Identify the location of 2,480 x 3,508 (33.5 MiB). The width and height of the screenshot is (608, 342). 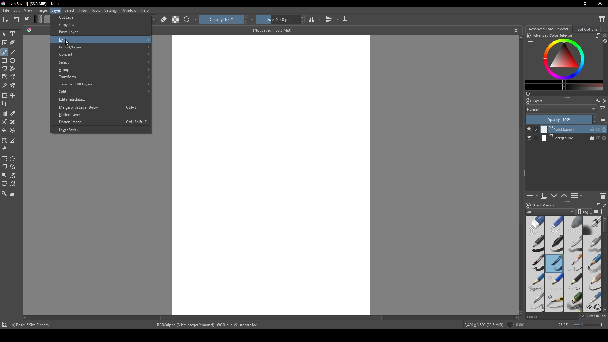
(483, 326).